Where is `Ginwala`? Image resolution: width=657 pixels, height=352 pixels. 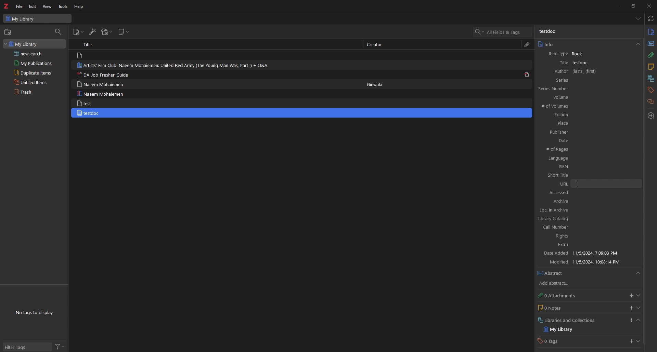 Ginwala is located at coordinates (379, 85).